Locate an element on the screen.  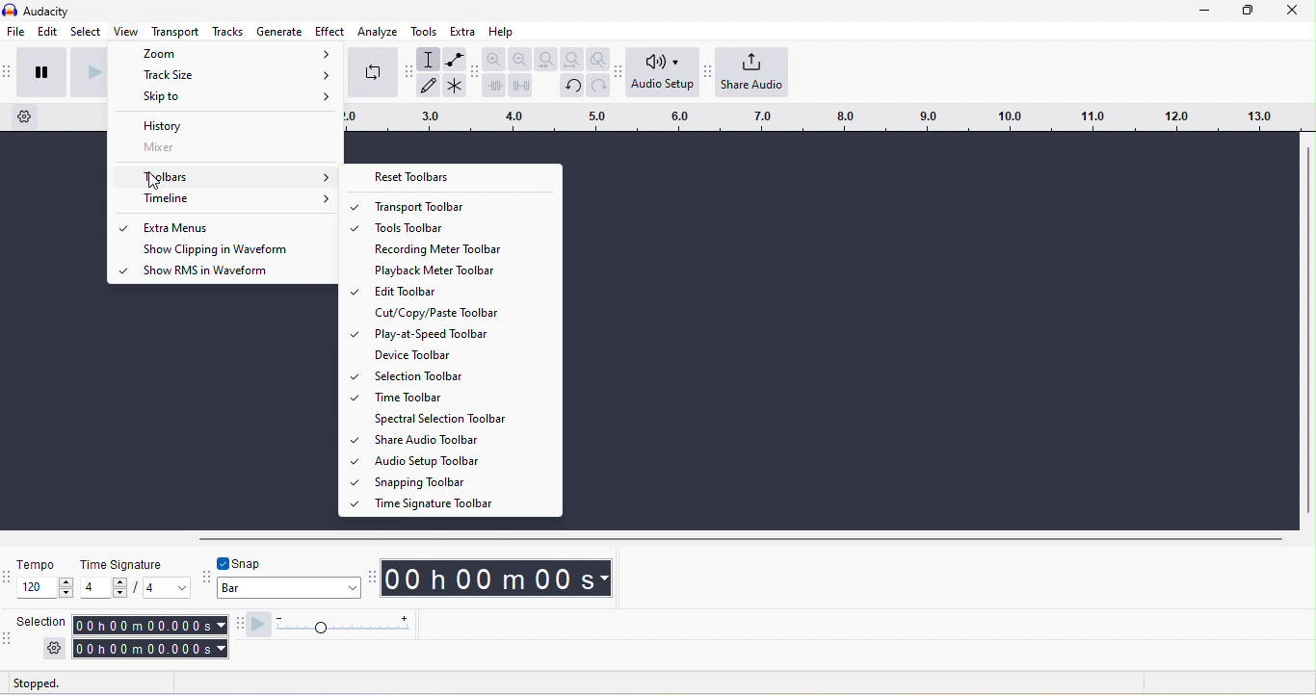
fit project to width is located at coordinates (573, 59).